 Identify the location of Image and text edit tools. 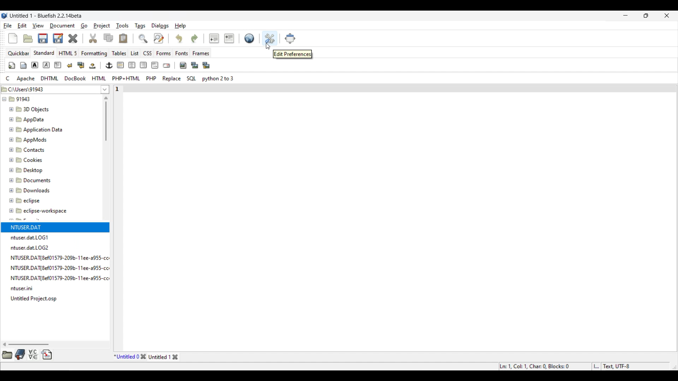
(109, 65).